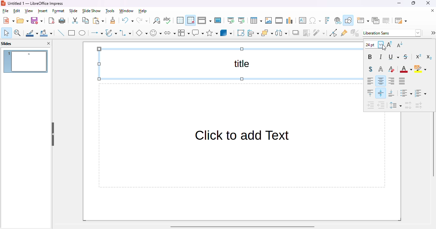 The height and width of the screenshot is (229, 436). What do you see at coordinates (406, 57) in the screenshot?
I see `strikethrough` at bounding box center [406, 57].